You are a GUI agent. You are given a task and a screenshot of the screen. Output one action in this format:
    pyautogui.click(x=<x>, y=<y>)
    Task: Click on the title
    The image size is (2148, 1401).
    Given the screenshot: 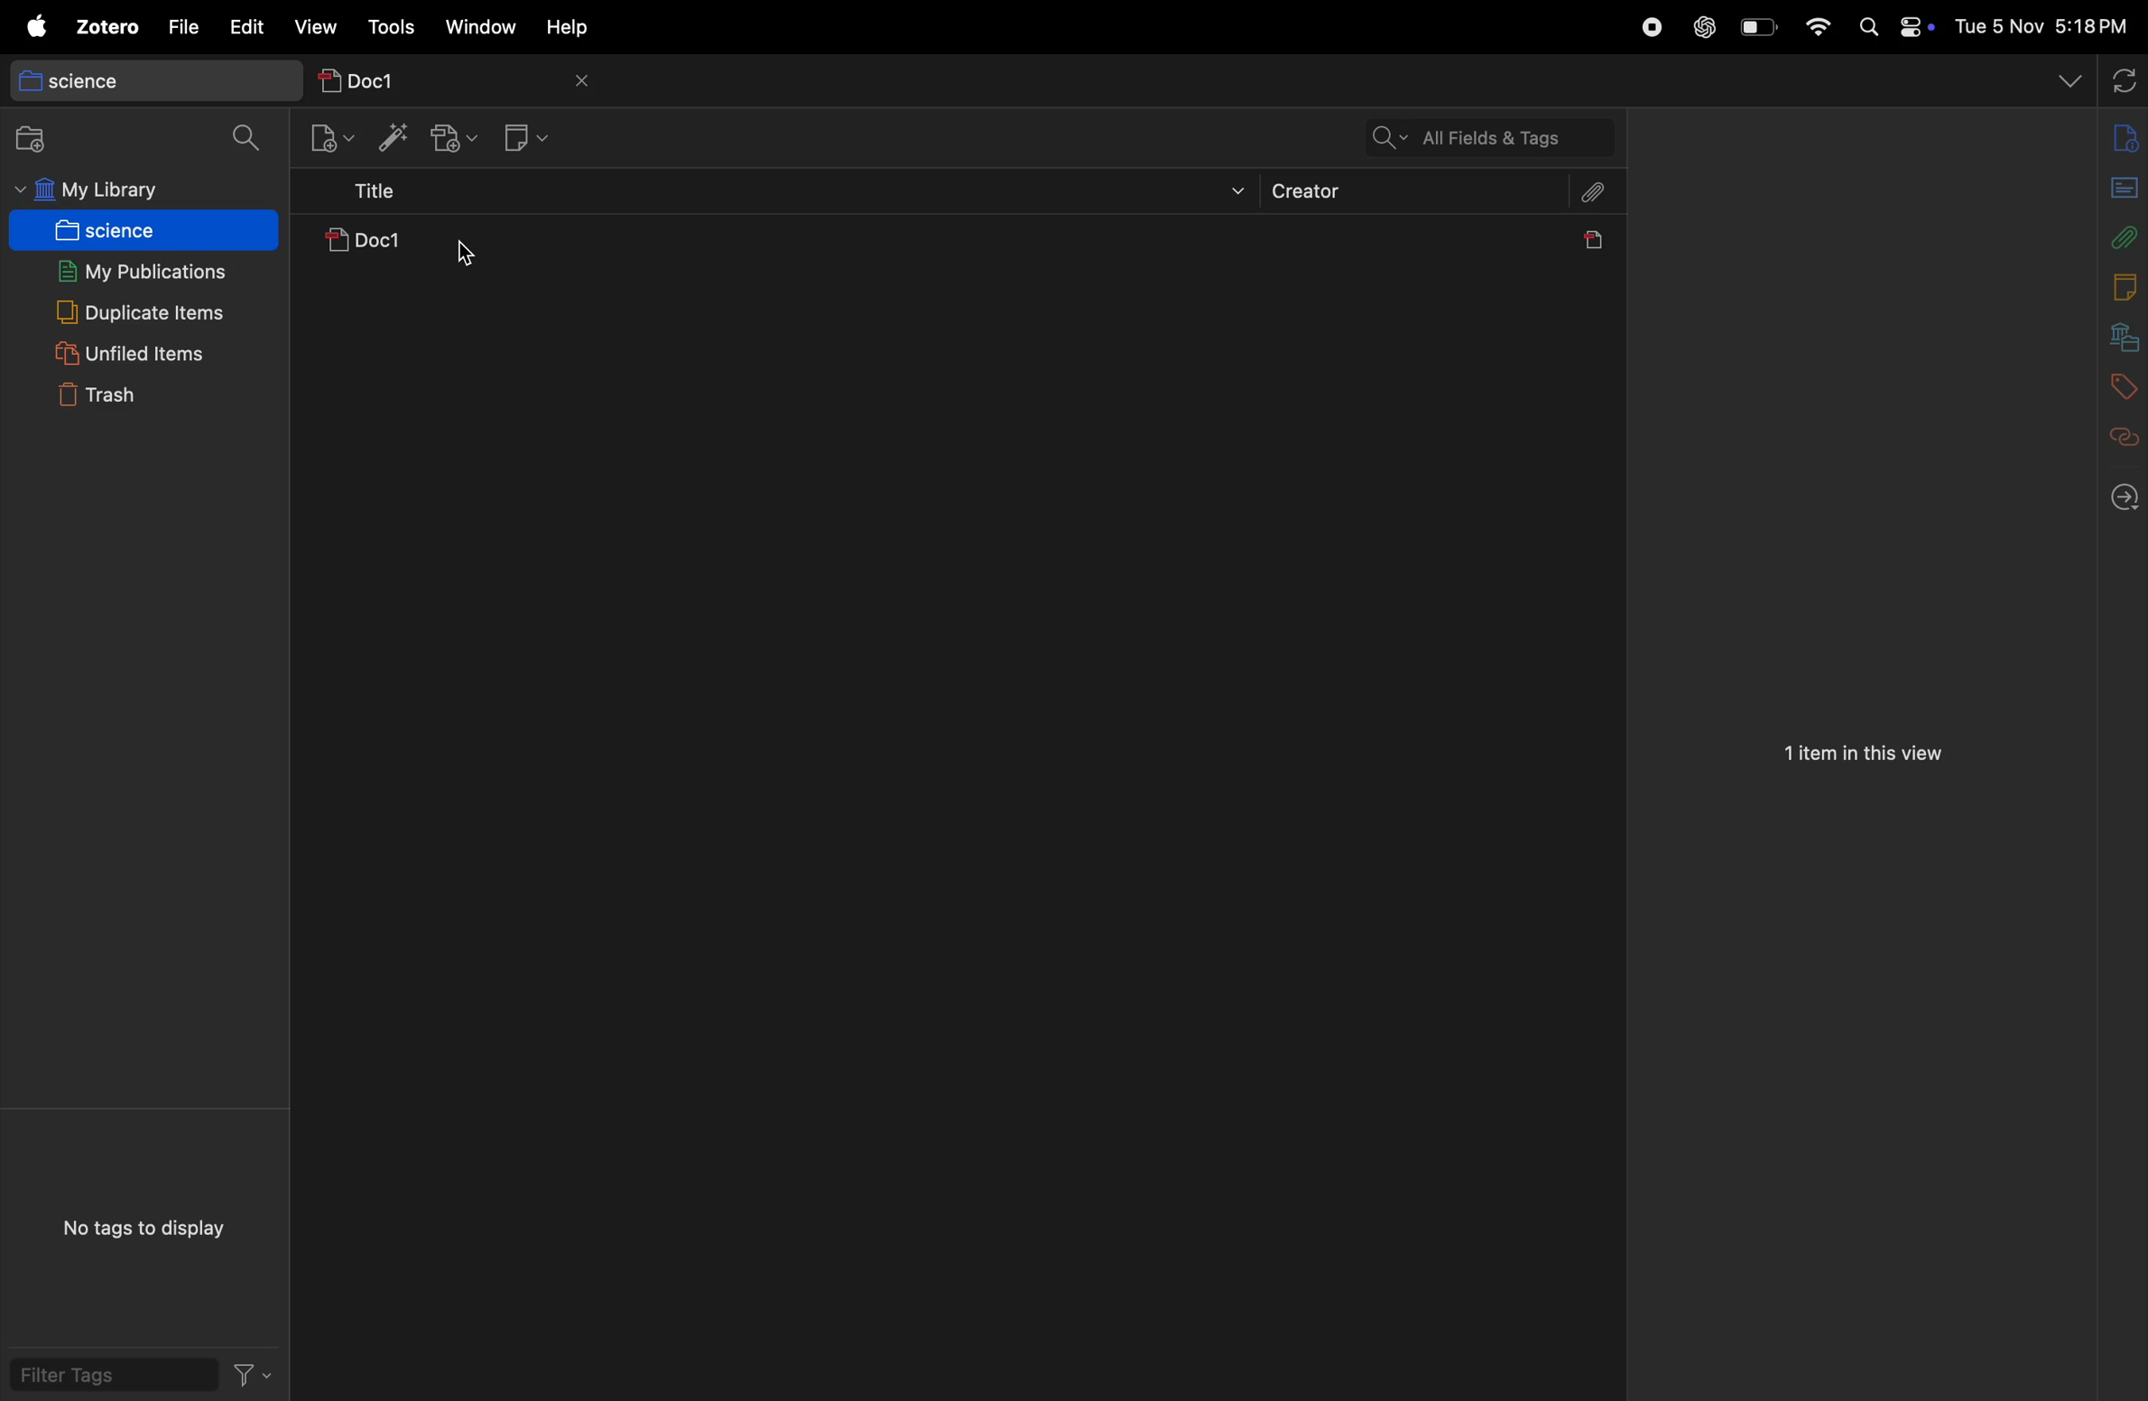 What is the action you would take?
    pyautogui.click(x=784, y=196)
    